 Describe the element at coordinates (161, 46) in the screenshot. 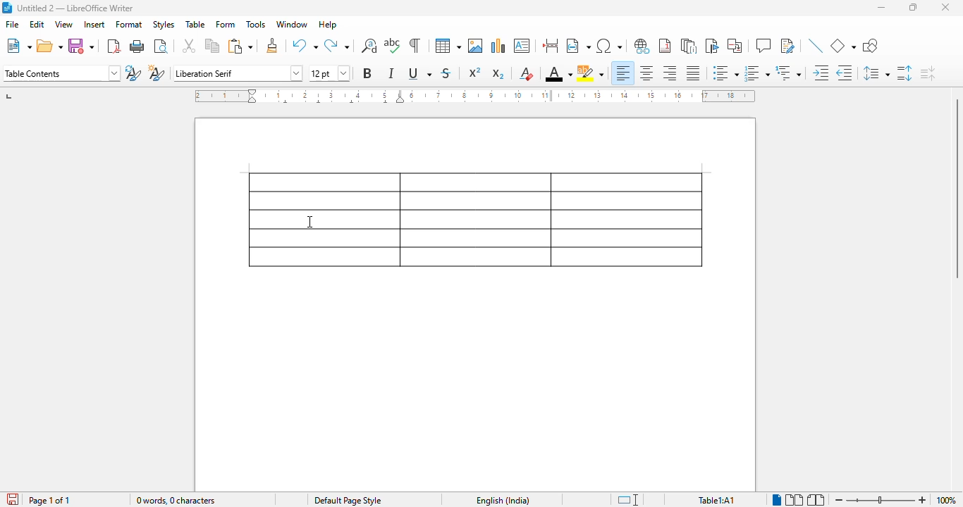

I see `toggle print preview` at that location.